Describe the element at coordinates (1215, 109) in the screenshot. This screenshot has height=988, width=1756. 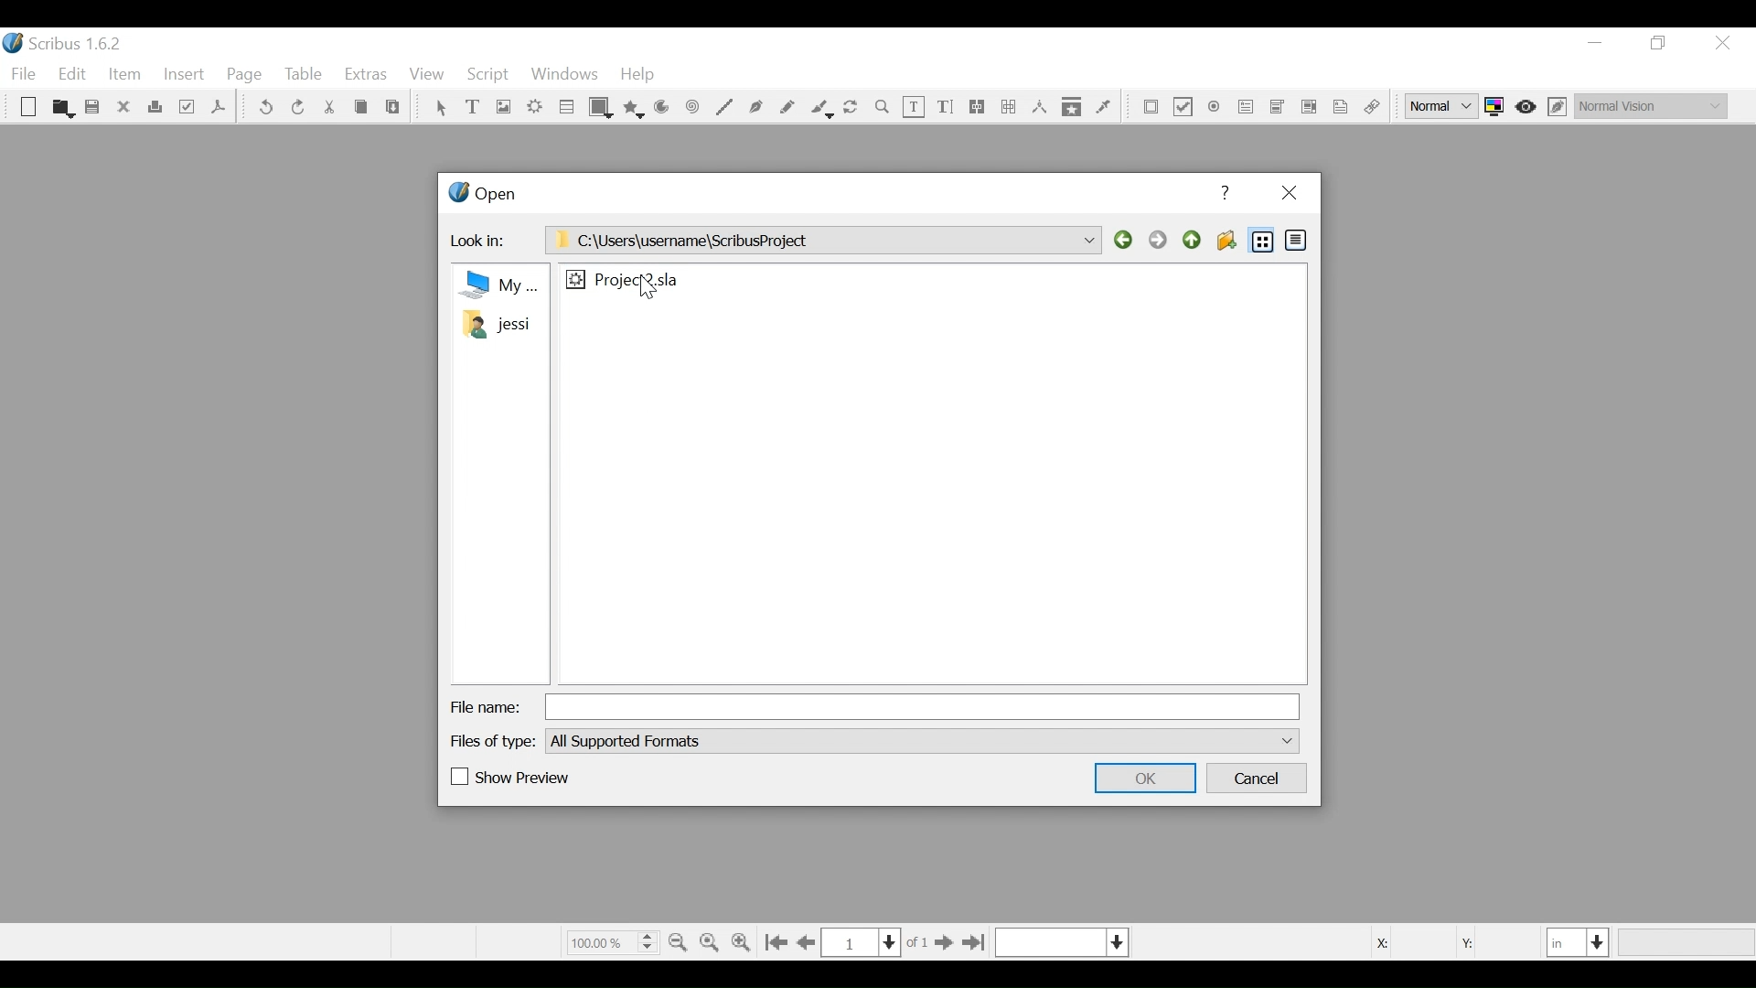
I see `PDF Radio Button` at that location.